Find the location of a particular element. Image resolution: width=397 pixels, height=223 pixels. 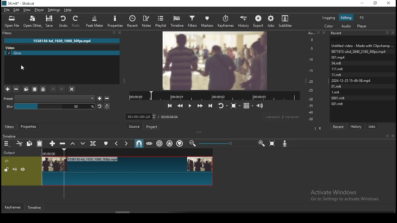

audio is located at coordinates (346, 26).